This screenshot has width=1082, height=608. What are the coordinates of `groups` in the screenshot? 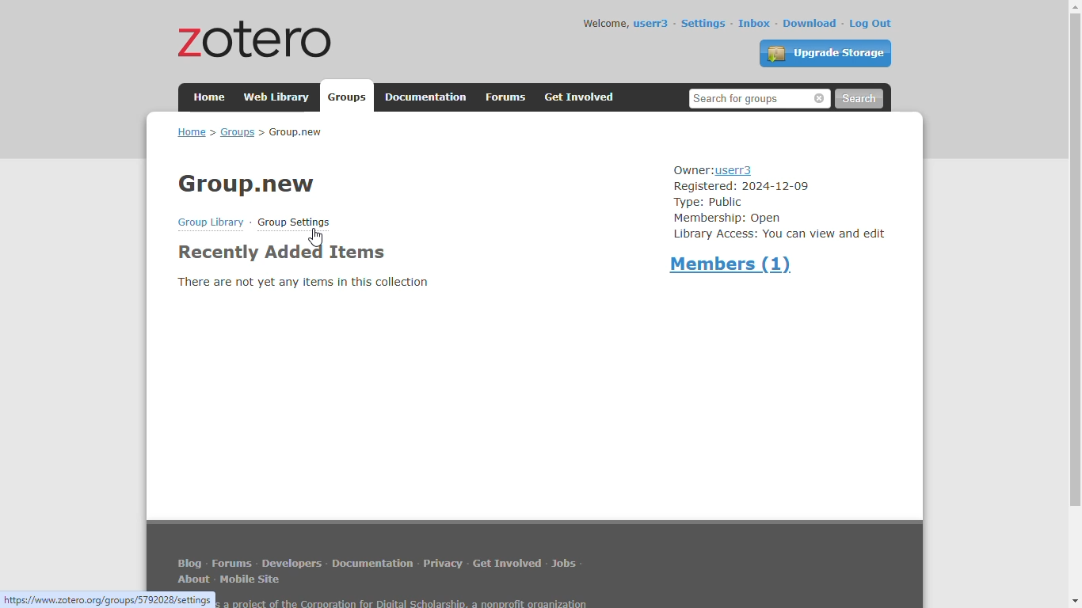 It's located at (349, 97).